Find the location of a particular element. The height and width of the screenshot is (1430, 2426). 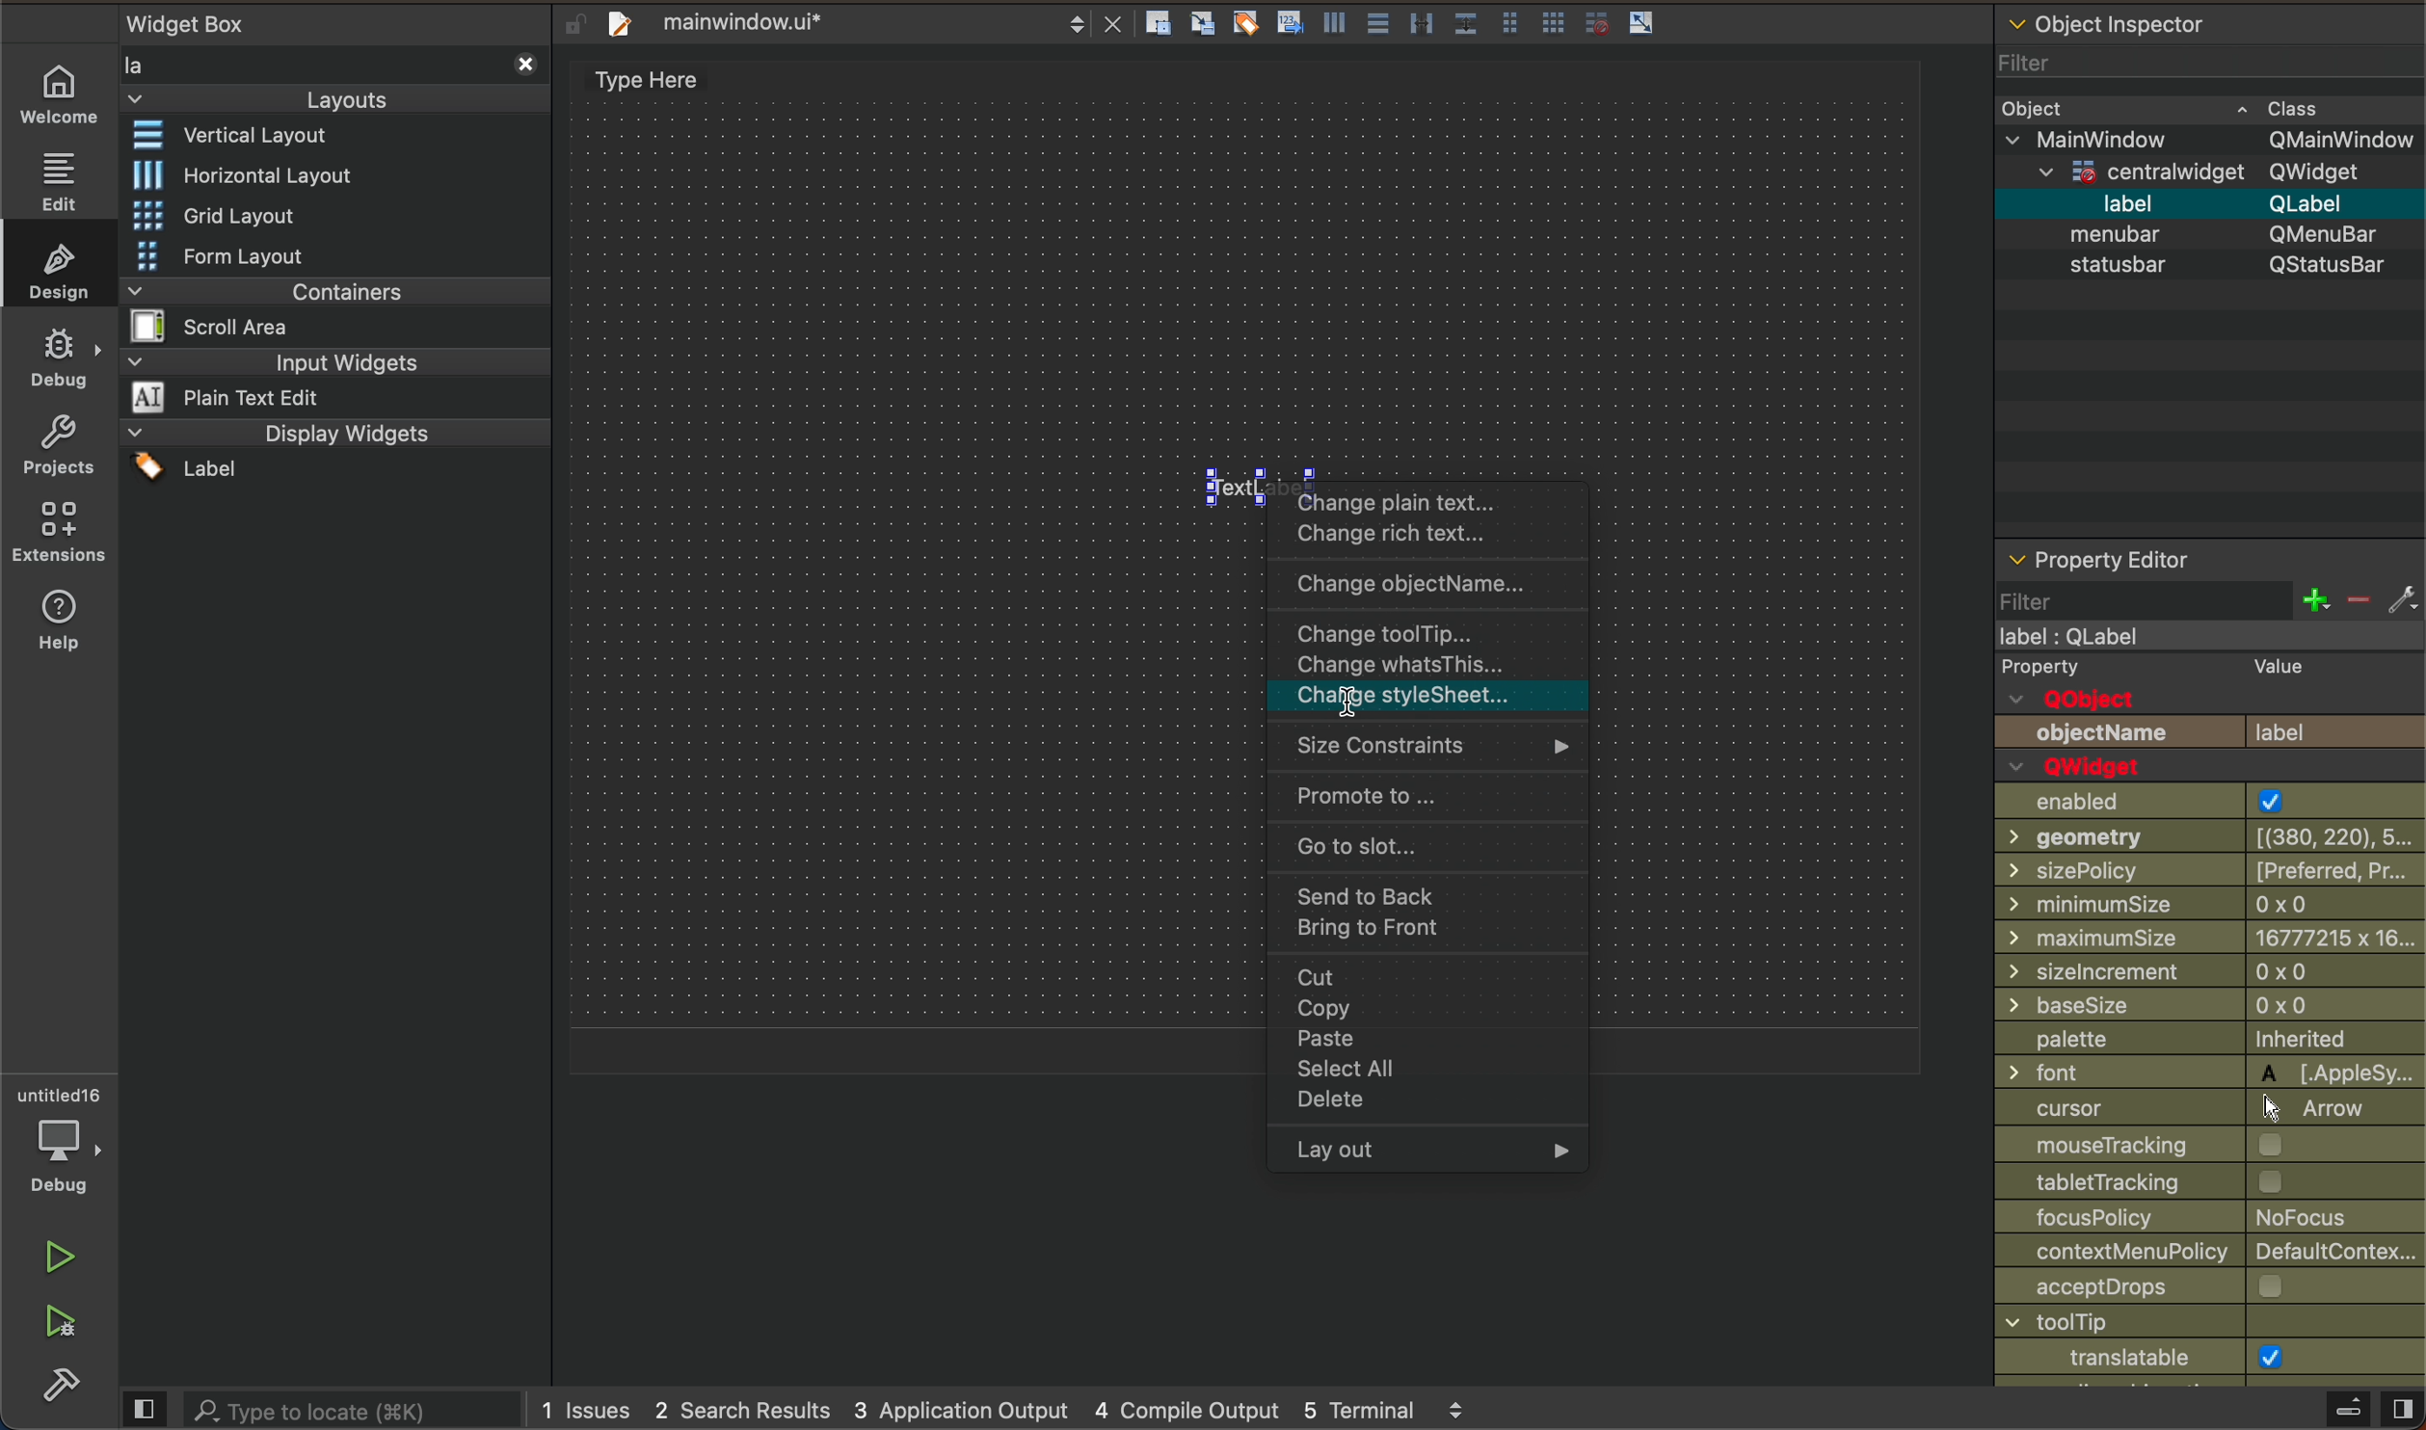

 is located at coordinates (1417, 1107).